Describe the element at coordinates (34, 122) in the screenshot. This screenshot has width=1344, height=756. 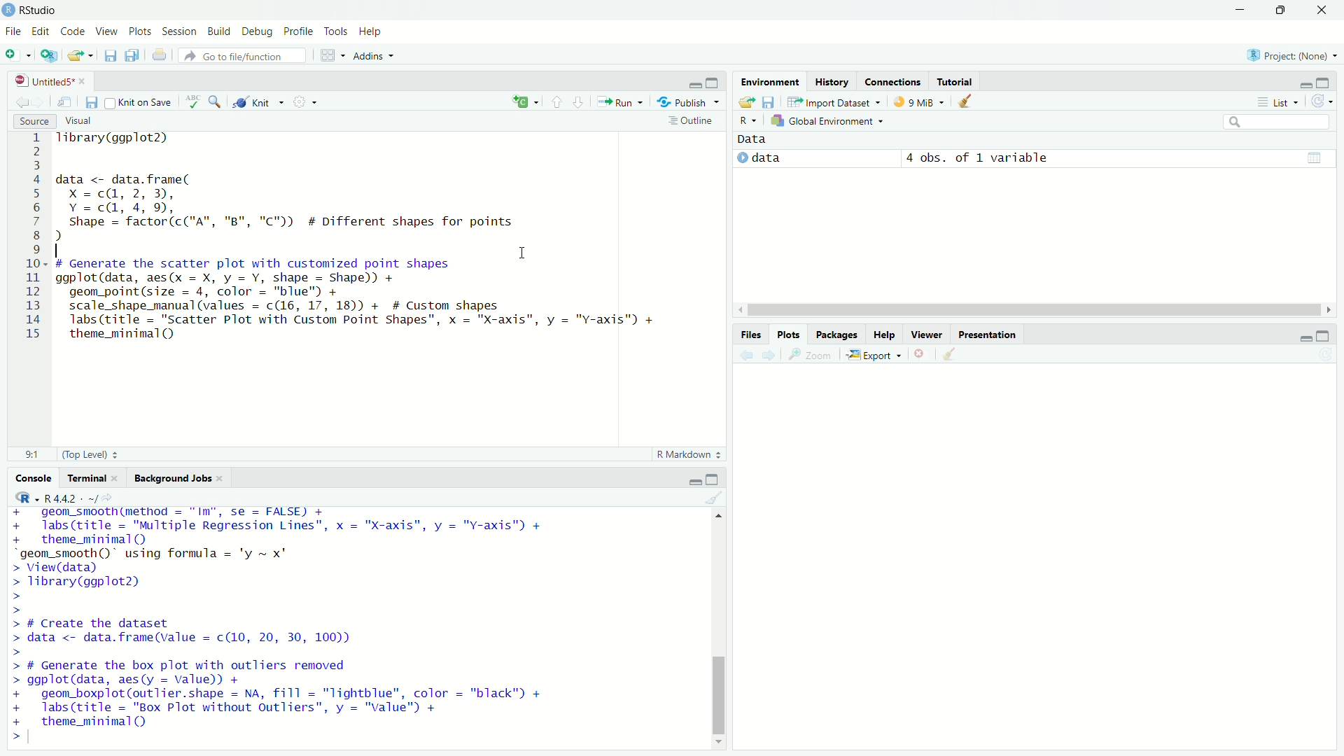
I see `Source` at that location.